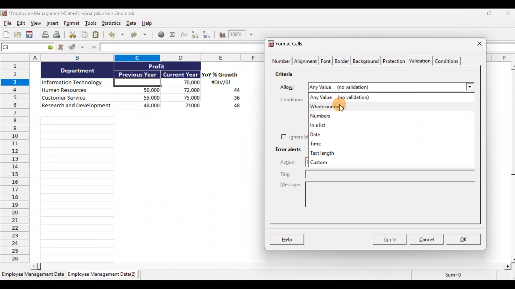 The image size is (515, 289). Describe the element at coordinates (77, 97) in the screenshot. I see `Customer Service` at that location.